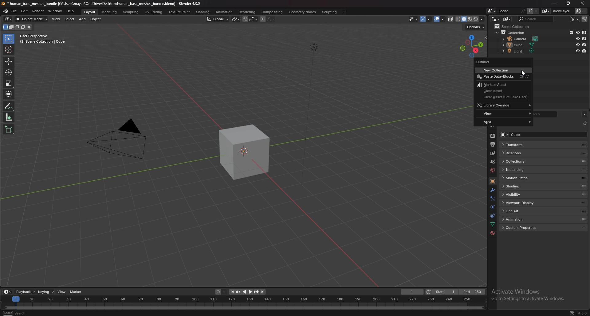 Image resolution: width=590 pixels, height=316 pixels. Describe the element at coordinates (492, 216) in the screenshot. I see `constraints` at that location.